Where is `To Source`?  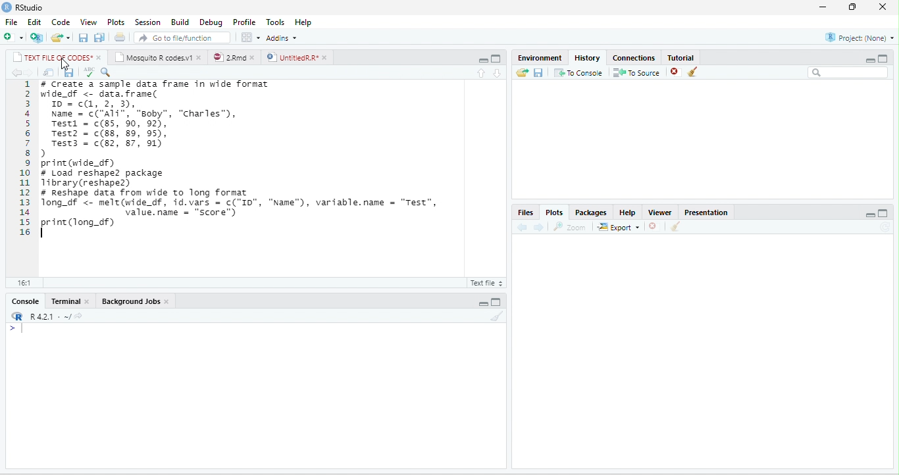 To Source is located at coordinates (637, 72).